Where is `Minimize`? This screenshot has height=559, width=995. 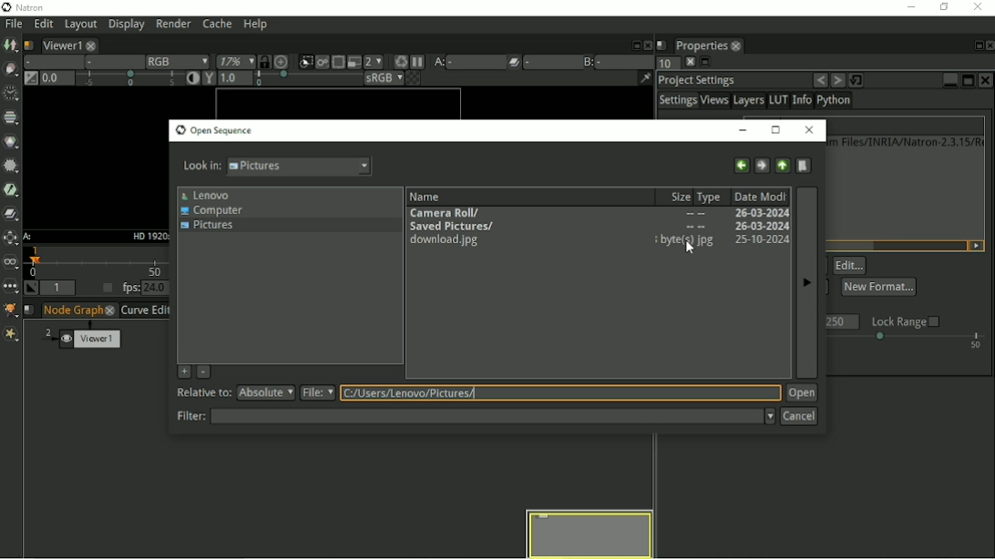 Minimize is located at coordinates (908, 6).